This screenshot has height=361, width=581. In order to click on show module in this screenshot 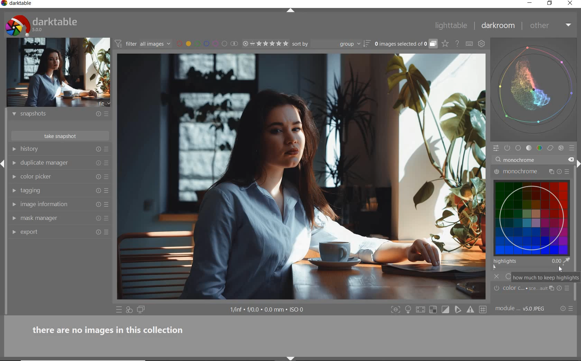, I will do `click(13, 219)`.